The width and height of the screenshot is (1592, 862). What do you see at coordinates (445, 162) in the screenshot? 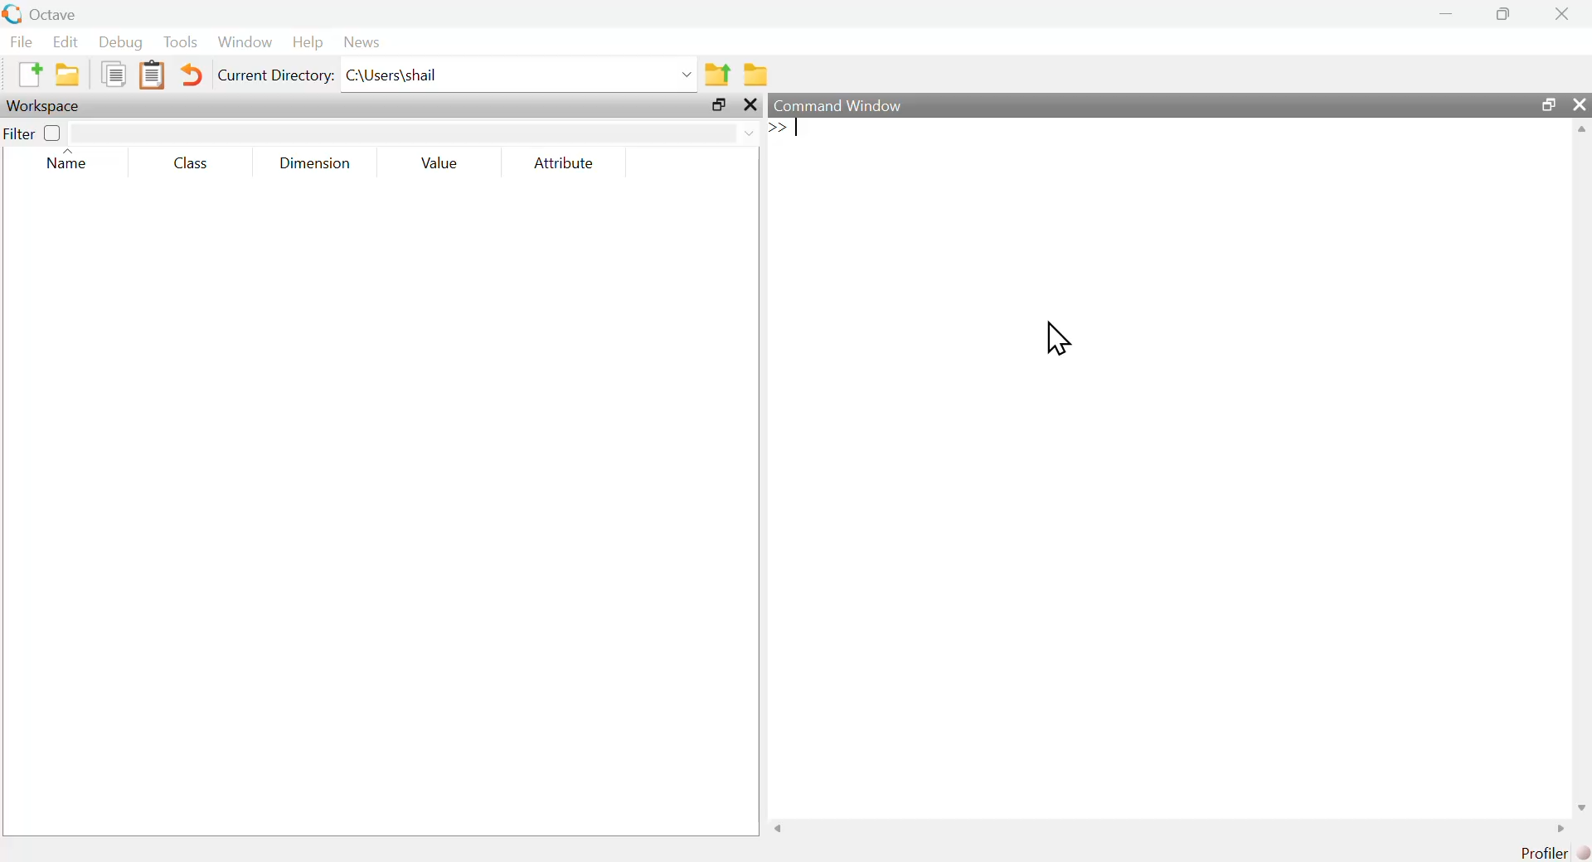
I see `Value` at bounding box center [445, 162].